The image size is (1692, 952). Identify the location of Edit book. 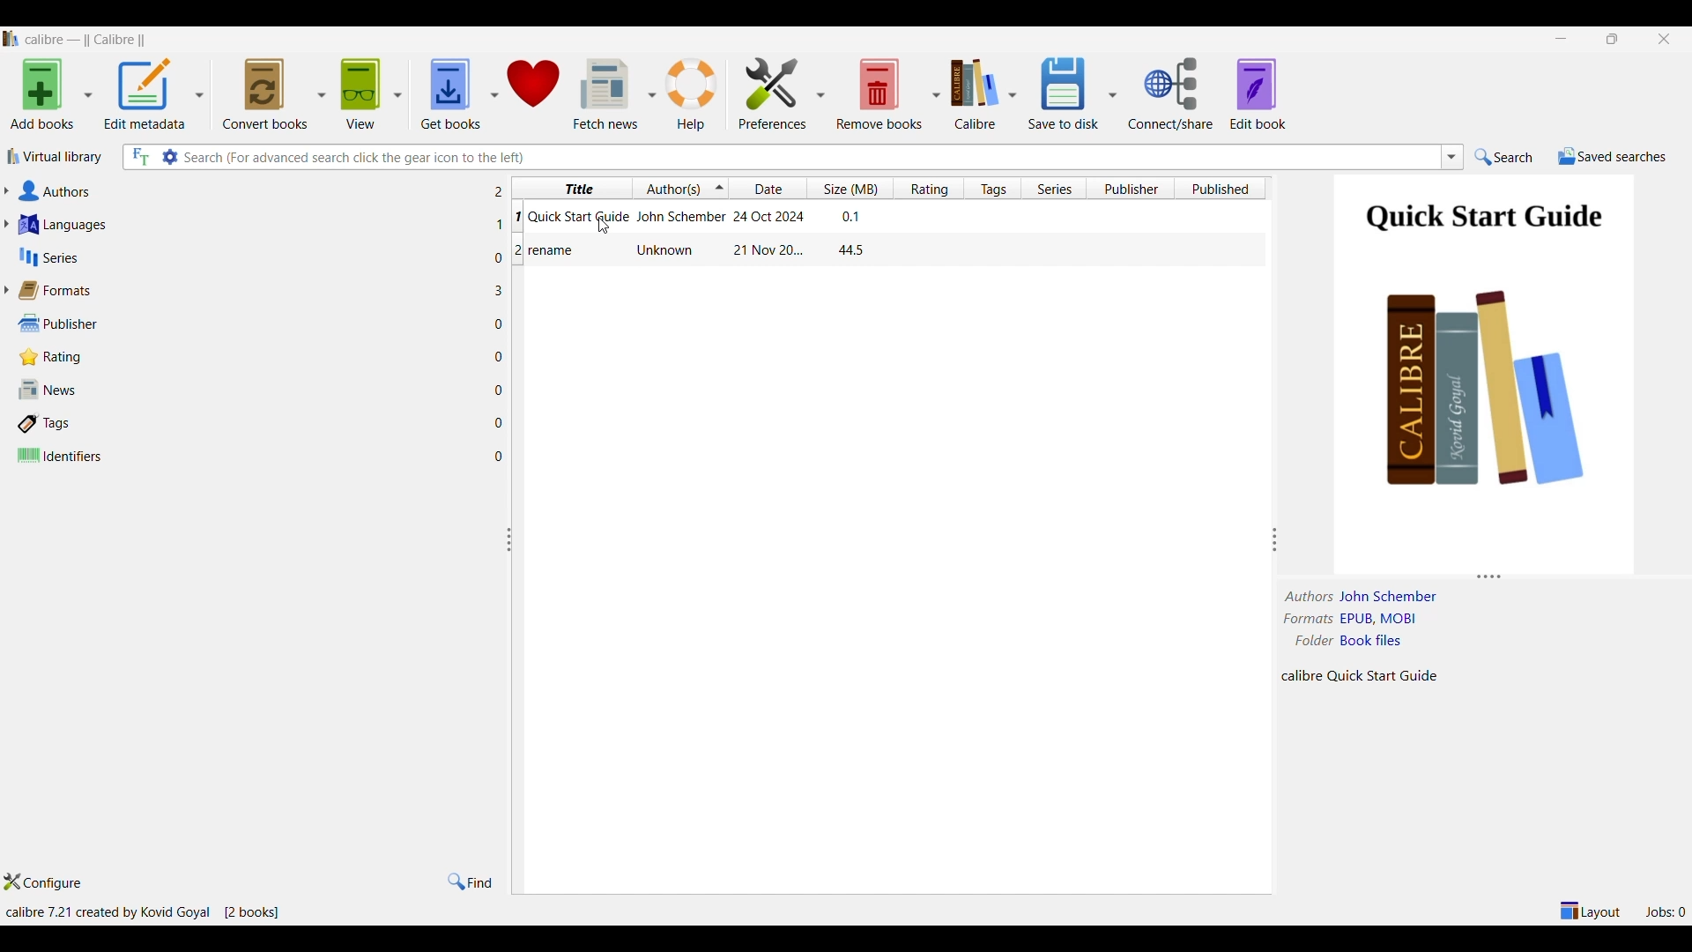
(1258, 94).